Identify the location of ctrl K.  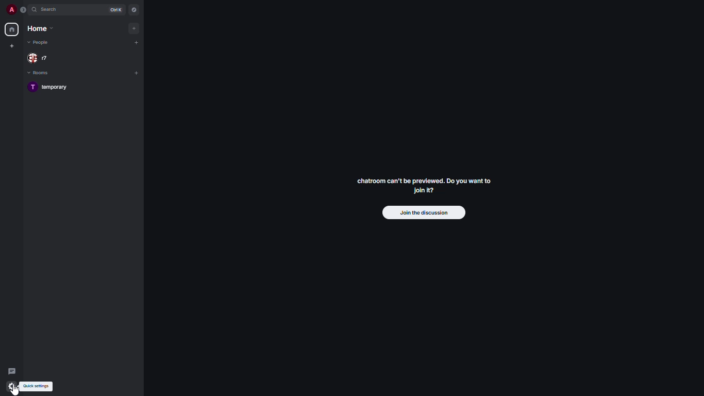
(115, 10).